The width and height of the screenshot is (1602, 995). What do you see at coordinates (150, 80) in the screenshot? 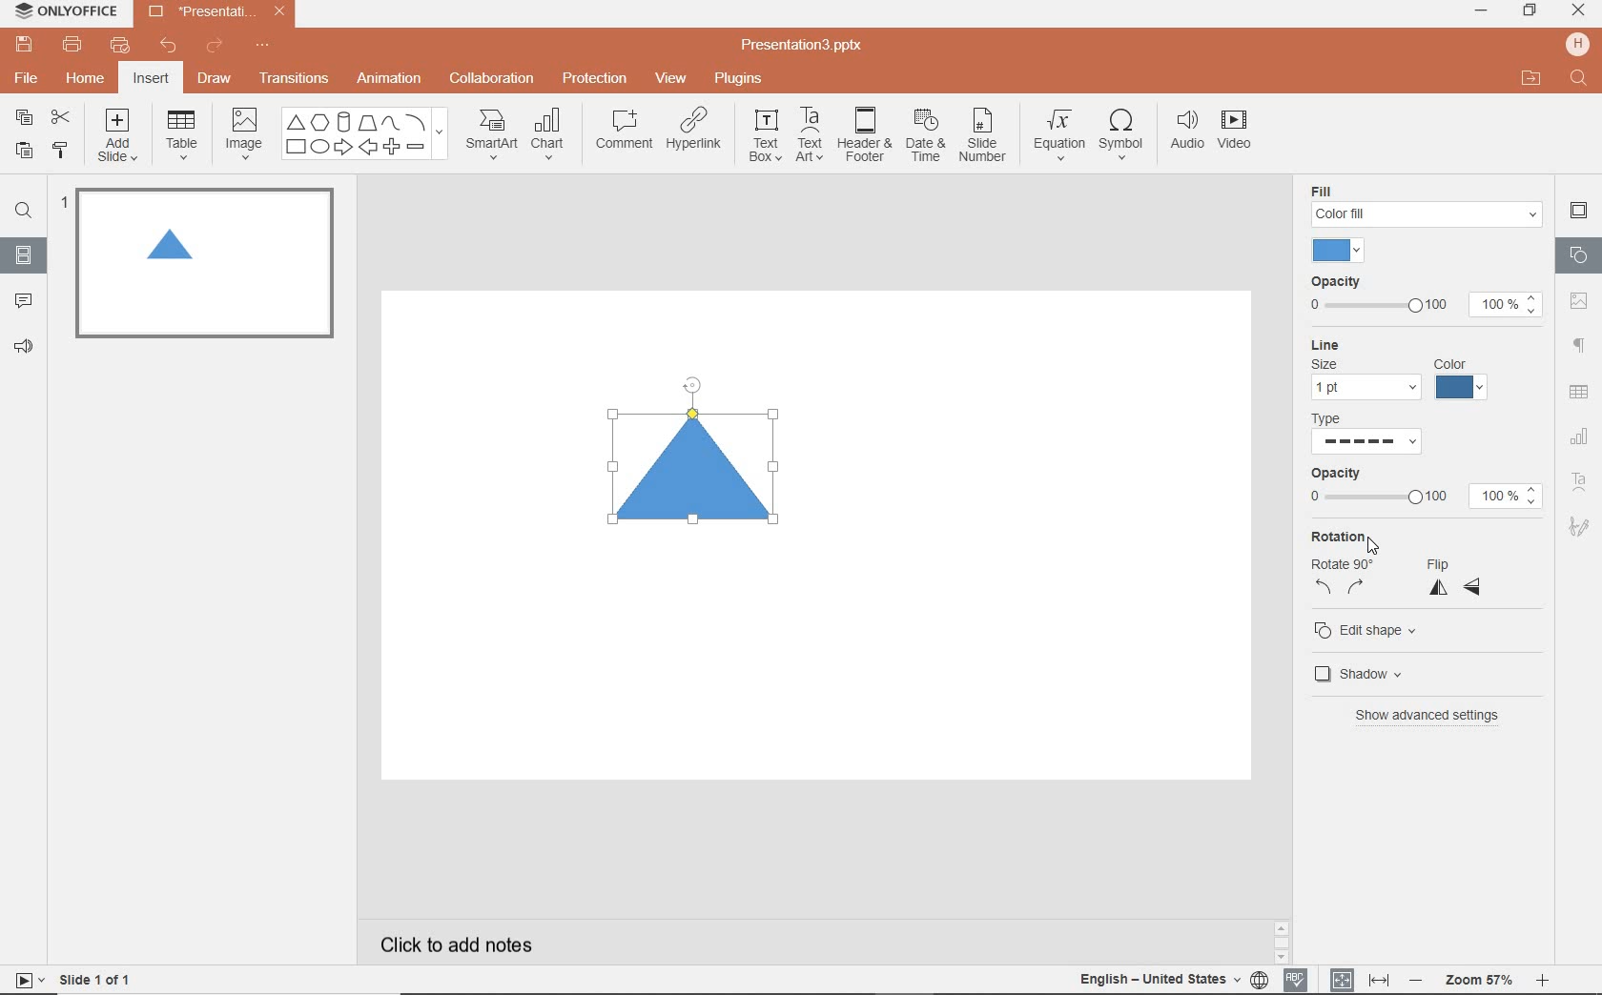
I see `INSERT` at bounding box center [150, 80].